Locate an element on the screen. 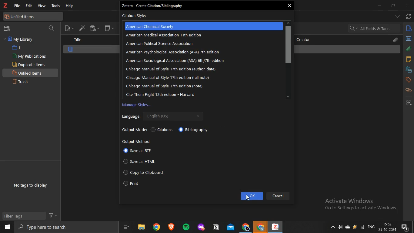 This screenshot has width=414, height=233. My Publications is located at coordinates (29, 56).